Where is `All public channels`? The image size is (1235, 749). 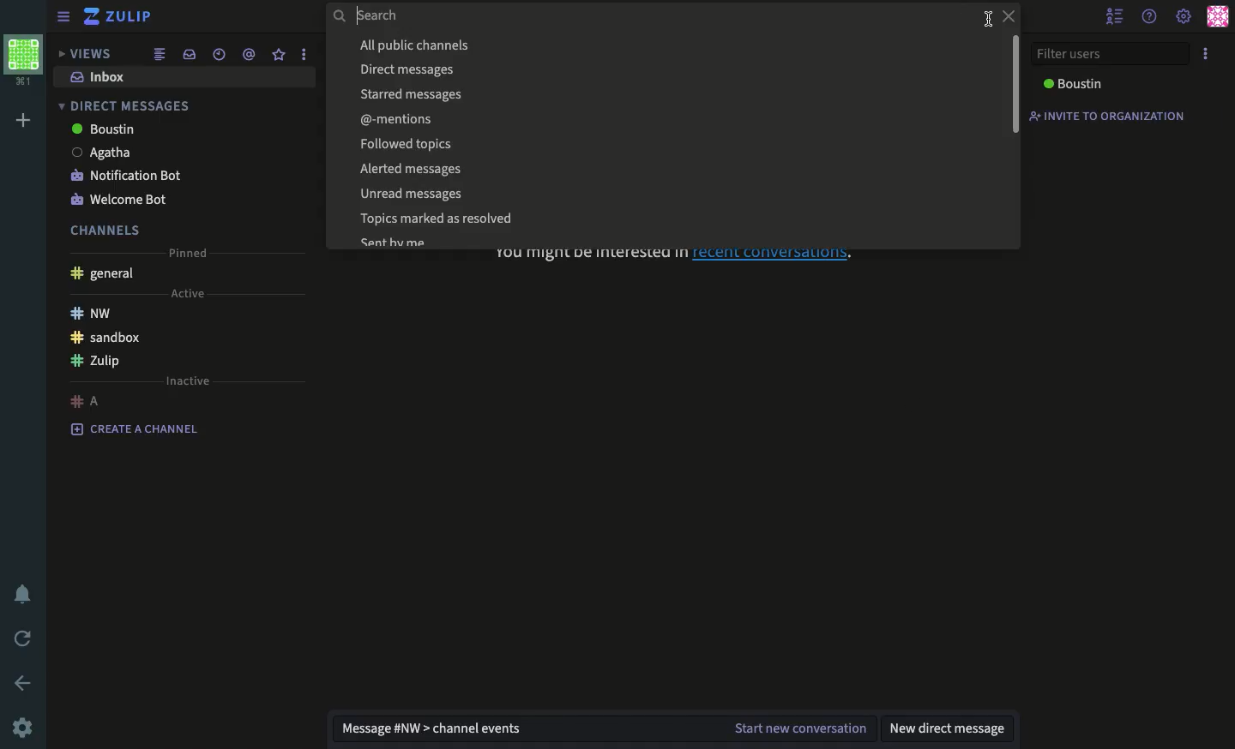
All public channels is located at coordinates (420, 44).